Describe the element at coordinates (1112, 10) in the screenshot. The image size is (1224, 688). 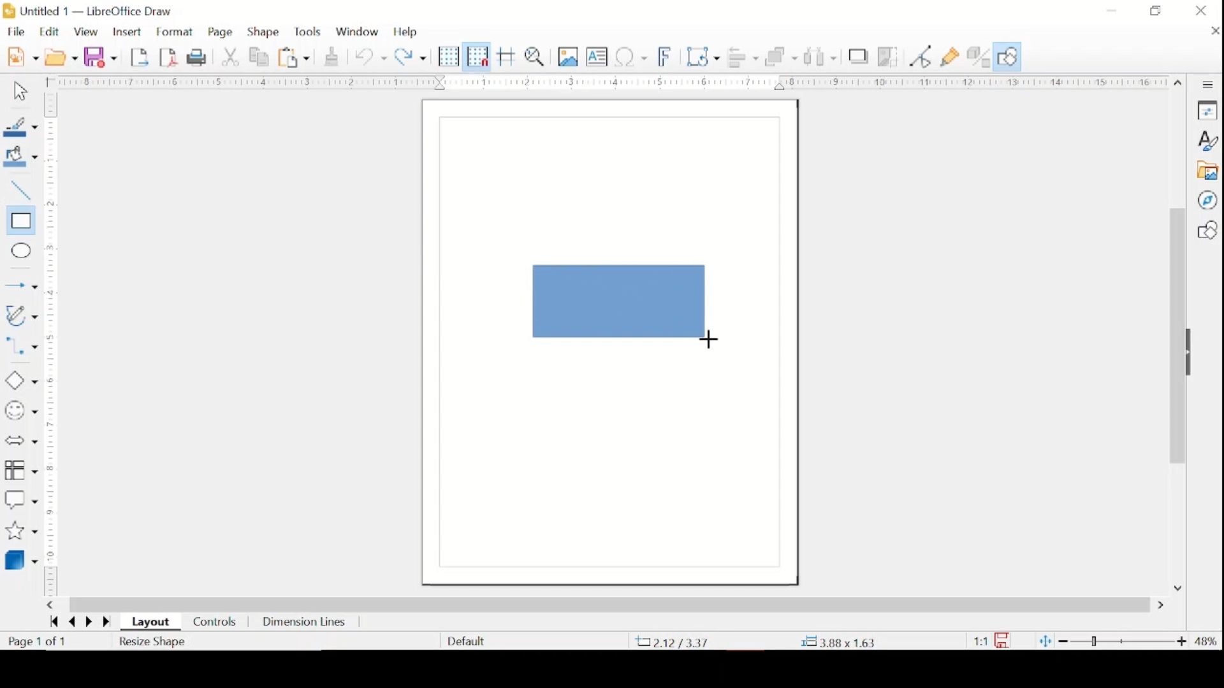
I see `minimize` at that location.